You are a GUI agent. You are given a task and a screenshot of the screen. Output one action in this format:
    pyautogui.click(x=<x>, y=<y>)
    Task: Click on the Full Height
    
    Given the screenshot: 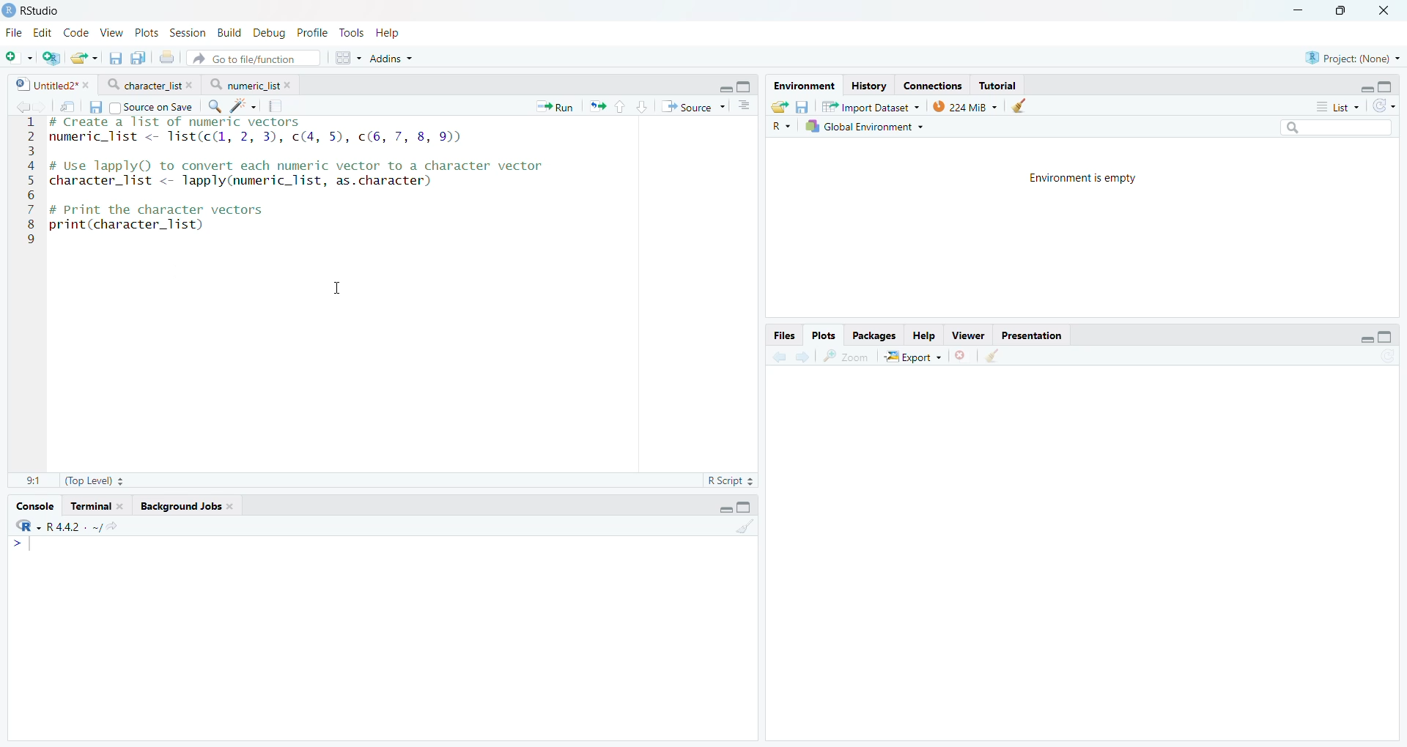 What is the action you would take?
    pyautogui.click(x=1386, y=84)
    